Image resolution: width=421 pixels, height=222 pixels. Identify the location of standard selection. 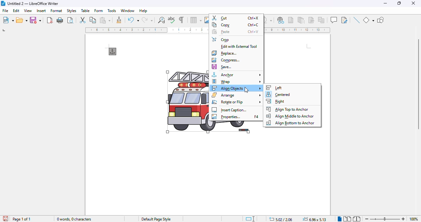
(250, 219).